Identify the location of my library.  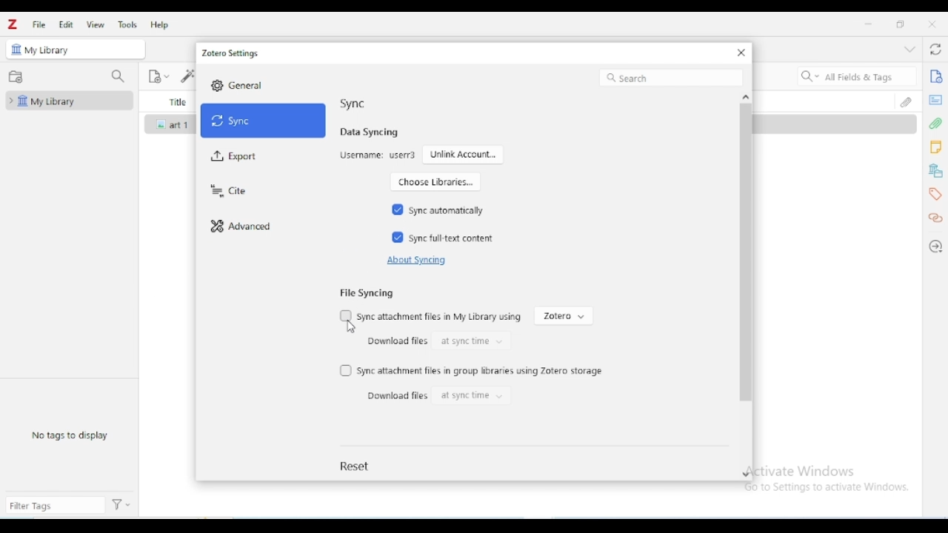
(49, 50).